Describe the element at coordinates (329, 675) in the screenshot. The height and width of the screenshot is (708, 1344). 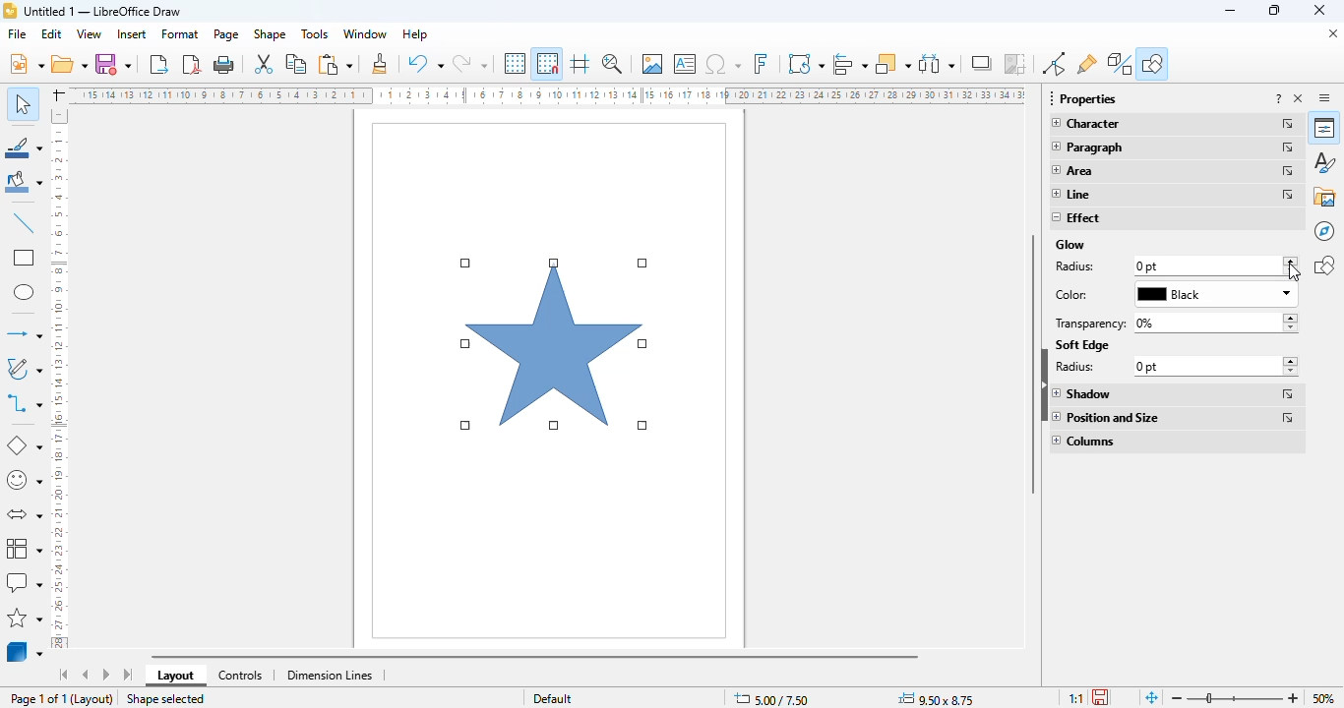
I see `dimension lines` at that location.